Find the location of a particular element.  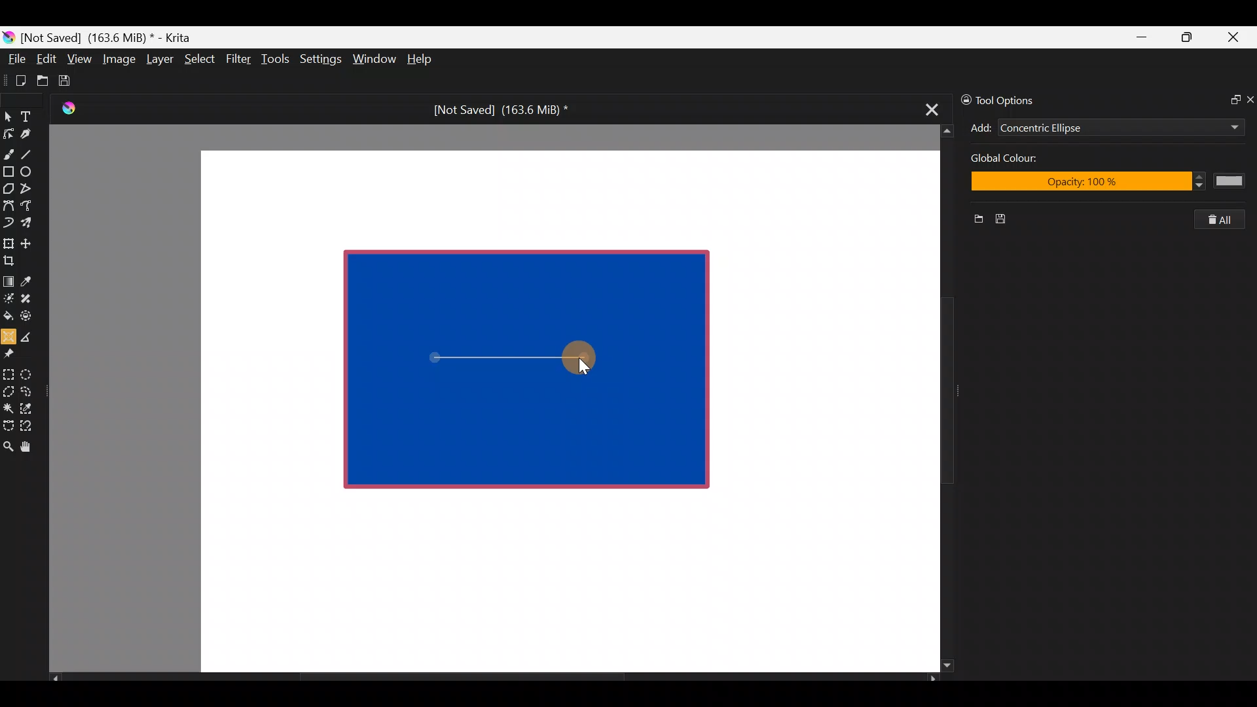

[Not Saved] (163.6 MiB) * - Krita is located at coordinates (113, 37).